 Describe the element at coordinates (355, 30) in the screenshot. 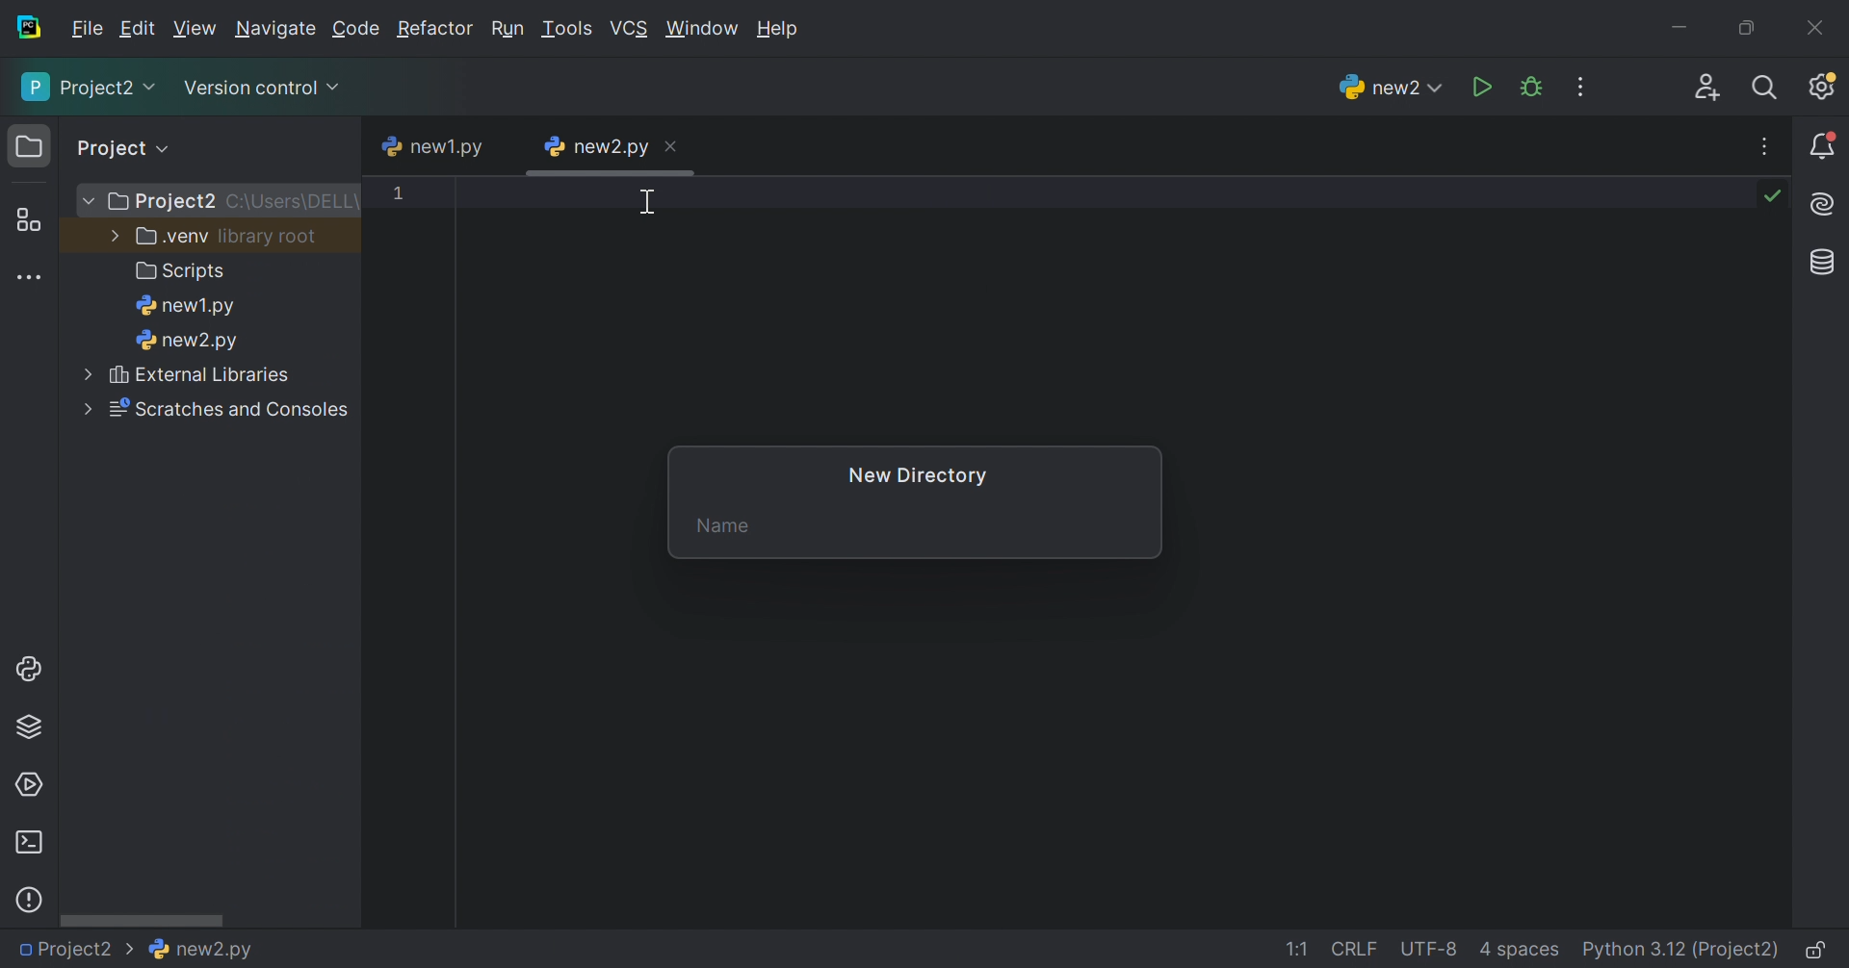

I see `Code` at that location.